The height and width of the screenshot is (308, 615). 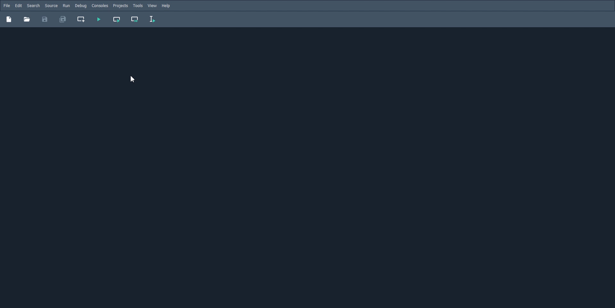 I want to click on Run Selection, so click(x=156, y=20).